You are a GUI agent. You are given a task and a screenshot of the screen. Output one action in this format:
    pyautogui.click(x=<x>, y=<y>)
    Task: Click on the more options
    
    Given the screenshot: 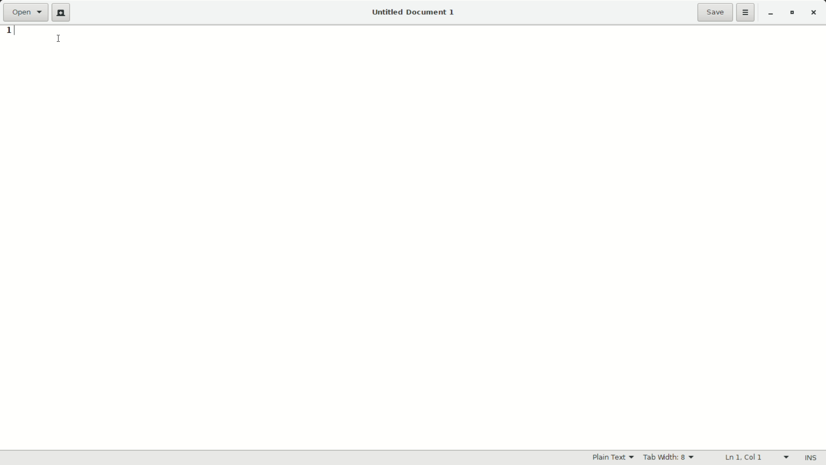 What is the action you would take?
    pyautogui.click(x=746, y=12)
    